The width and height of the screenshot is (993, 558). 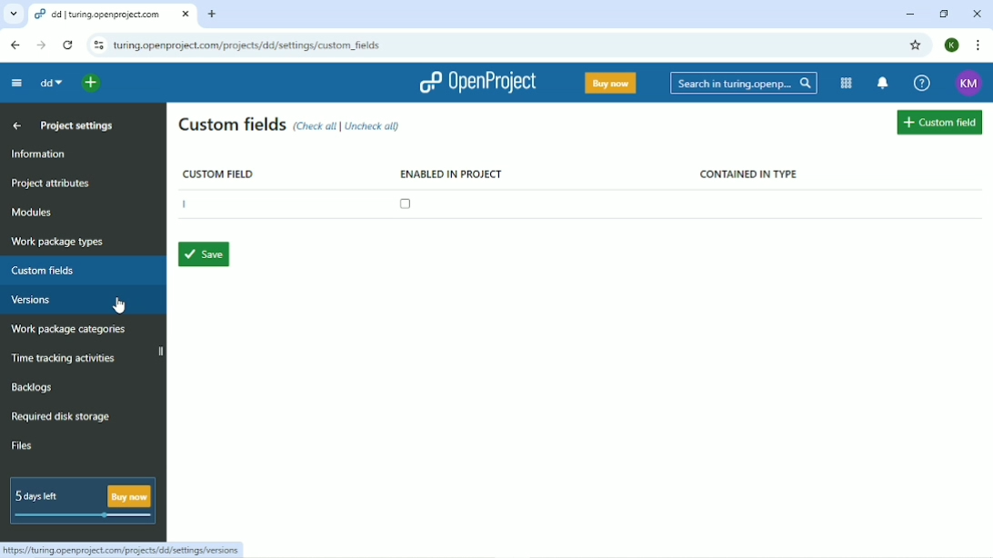 What do you see at coordinates (46, 270) in the screenshot?
I see `Custom fields` at bounding box center [46, 270].